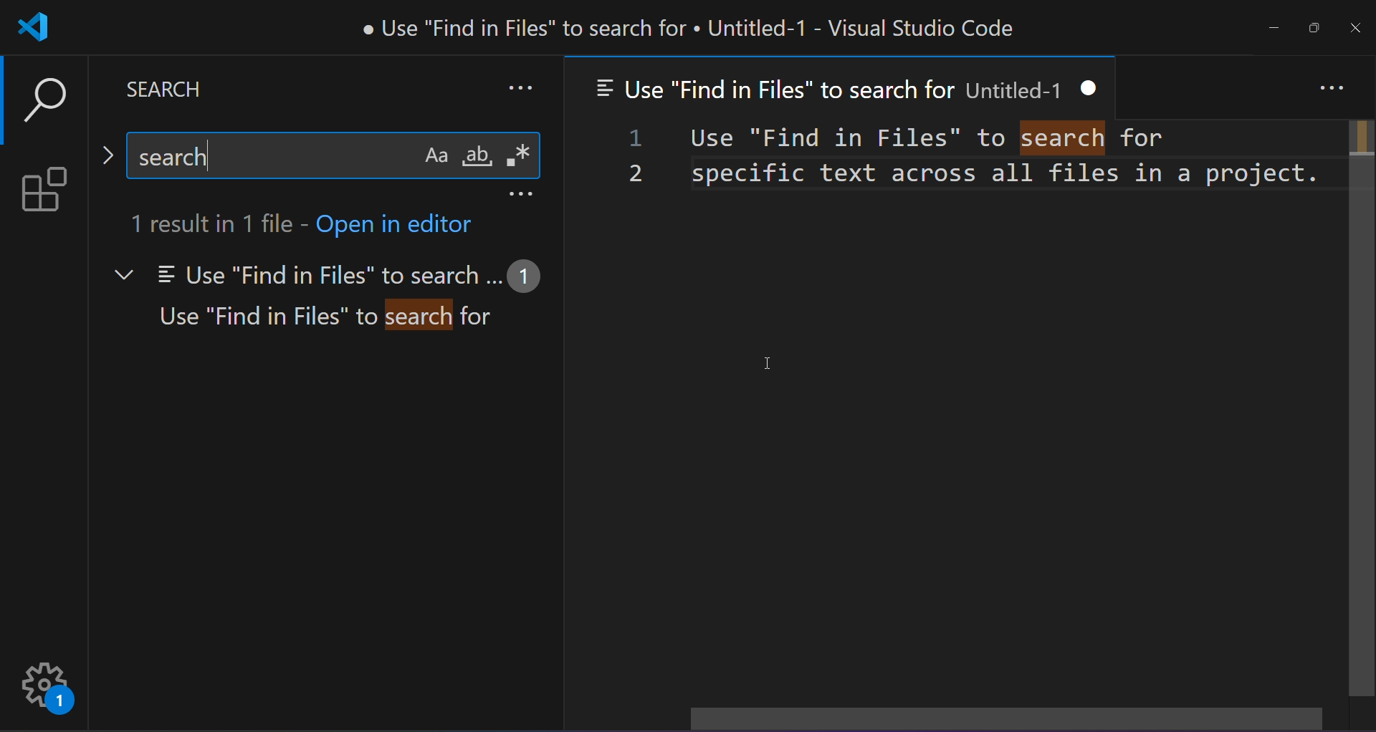 The height and width of the screenshot is (732, 1376). What do you see at coordinates (762, 360) in the screenshot?
I see `cursor` at bounding box center [762, 360].